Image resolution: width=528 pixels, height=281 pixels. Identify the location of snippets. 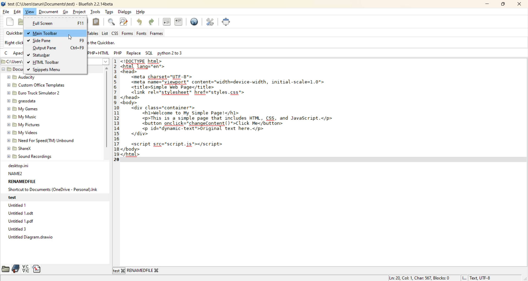
(38, 269).